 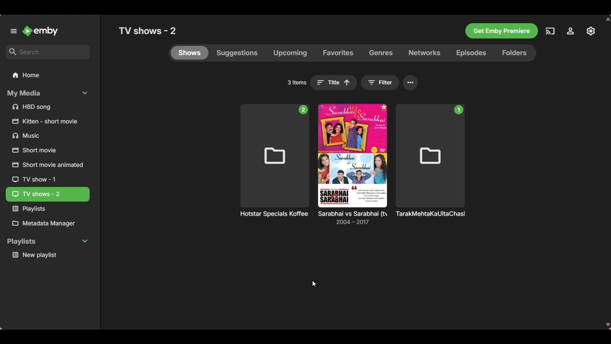 What do you see at coordinates (237, 53) in the screenshot?
I see `Suggestions` at bounding box center [237, 53].